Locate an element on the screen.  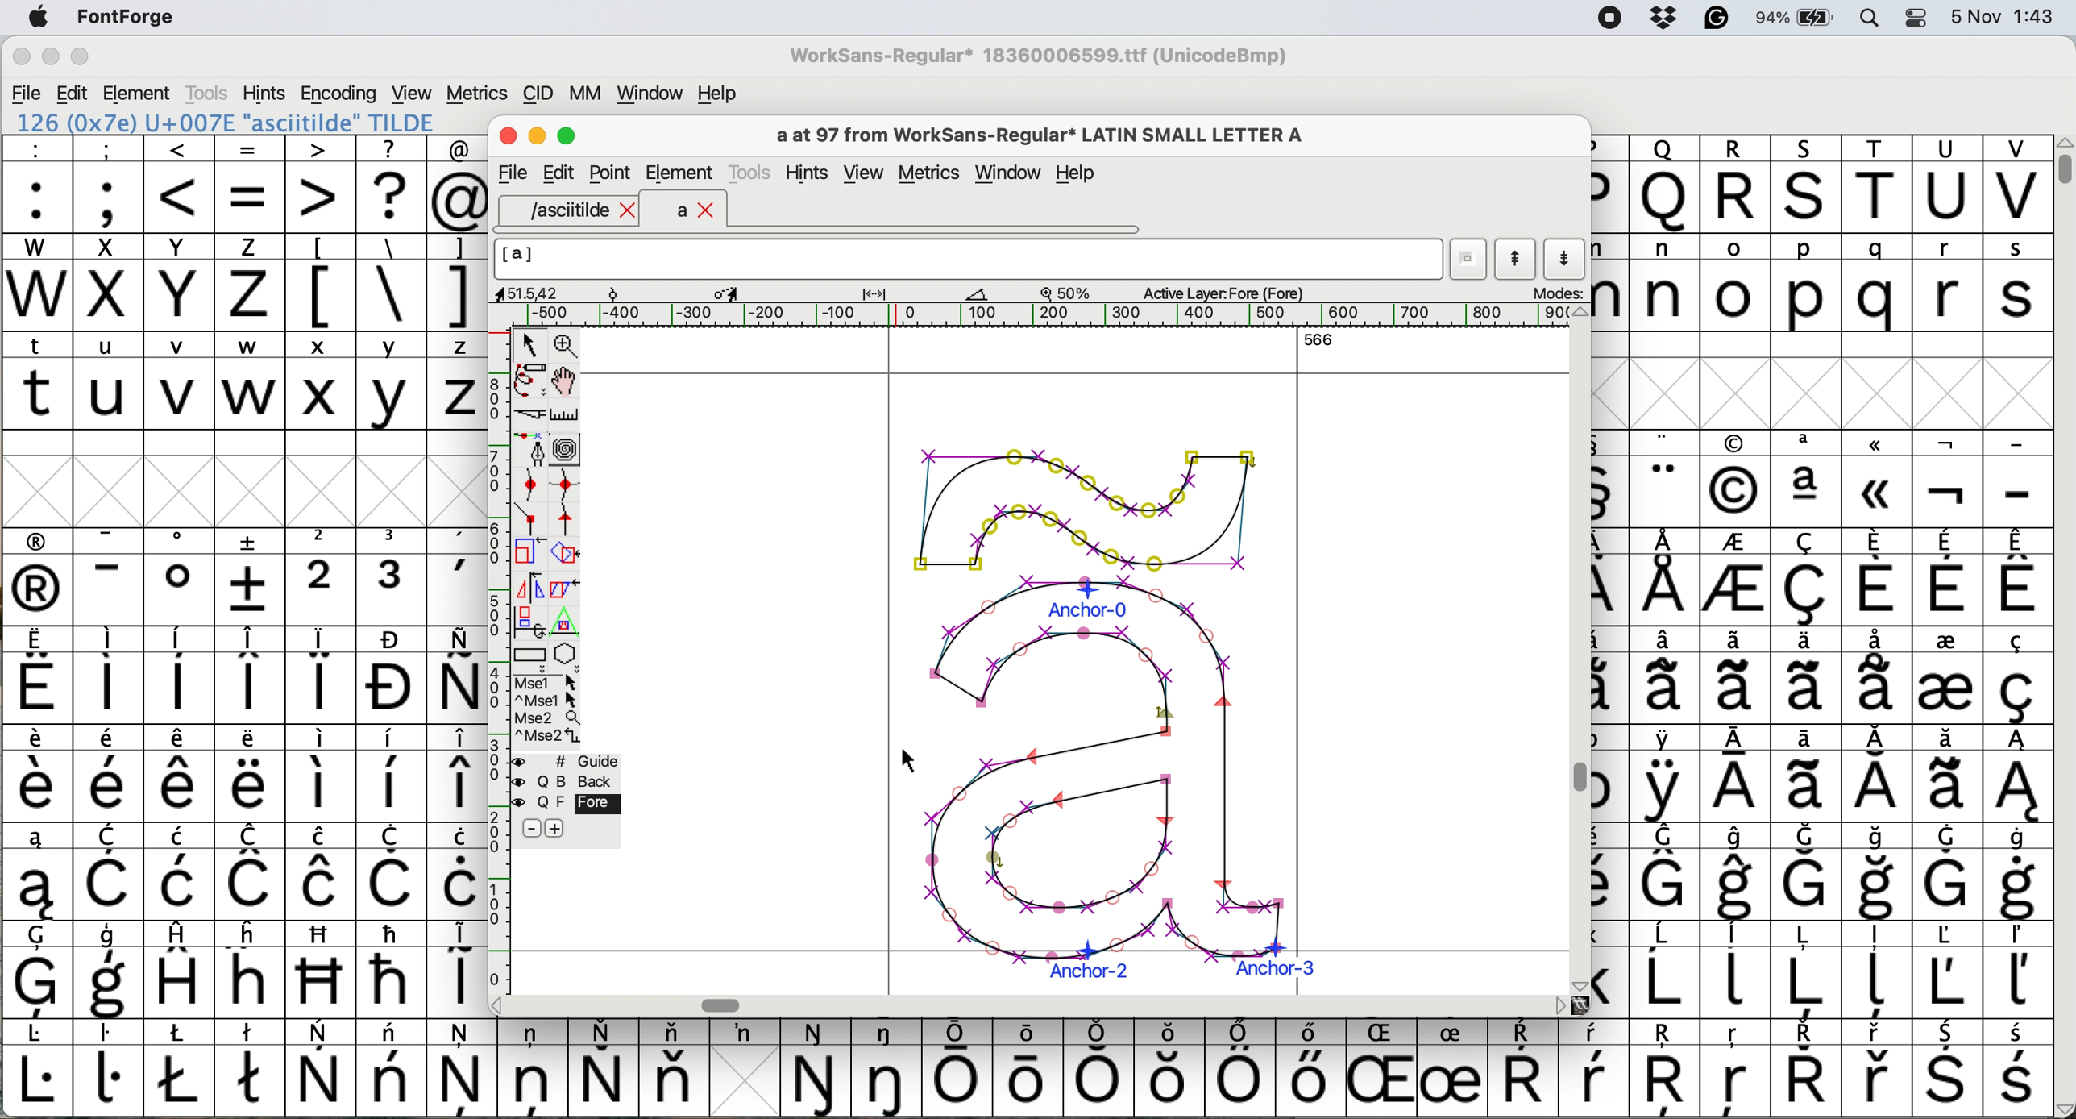
remove is located at coordinates (531, 830).